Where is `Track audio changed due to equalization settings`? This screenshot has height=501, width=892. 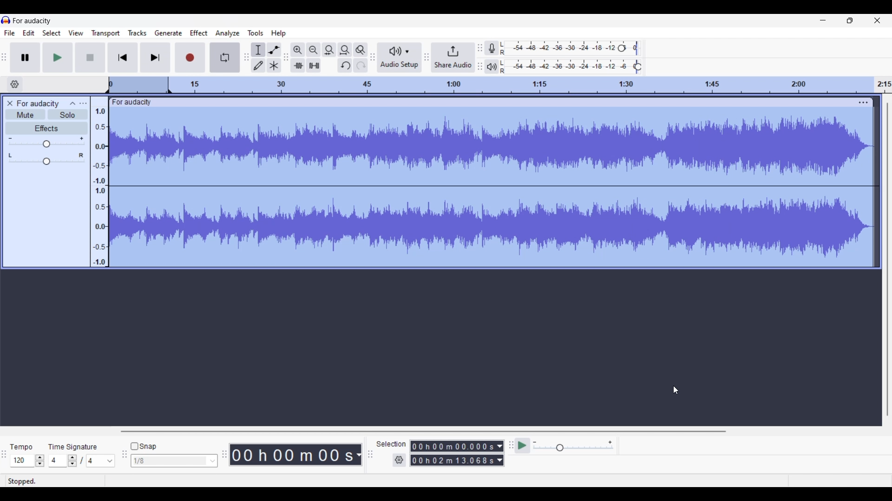 Track audio changed due to equalization settings is located at coordinates (492, 187).